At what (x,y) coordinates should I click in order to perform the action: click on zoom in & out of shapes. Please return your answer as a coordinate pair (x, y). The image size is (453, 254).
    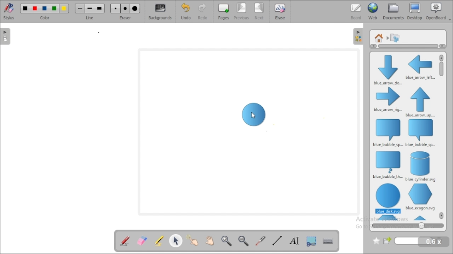
    Looking at the image, I should click on (408, 225).